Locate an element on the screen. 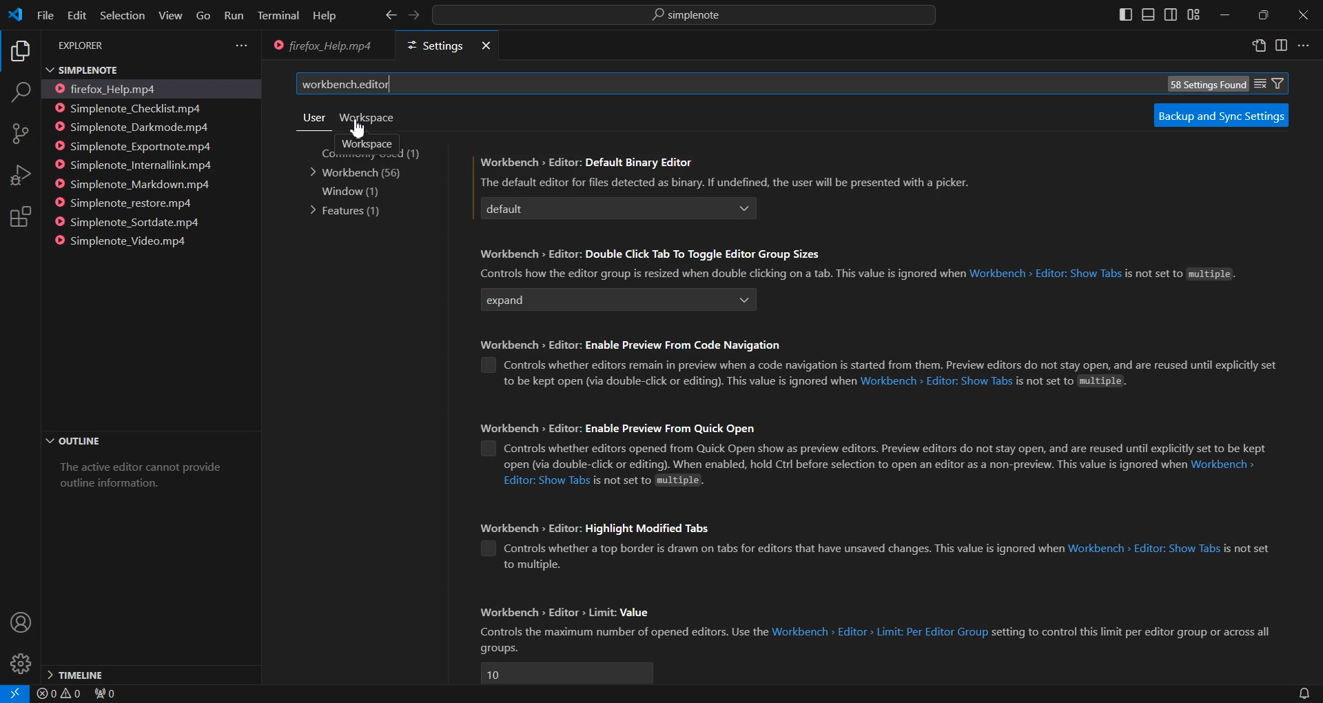  Simplenote_Darkmode.mp4 is located at coordinates (134, 127).